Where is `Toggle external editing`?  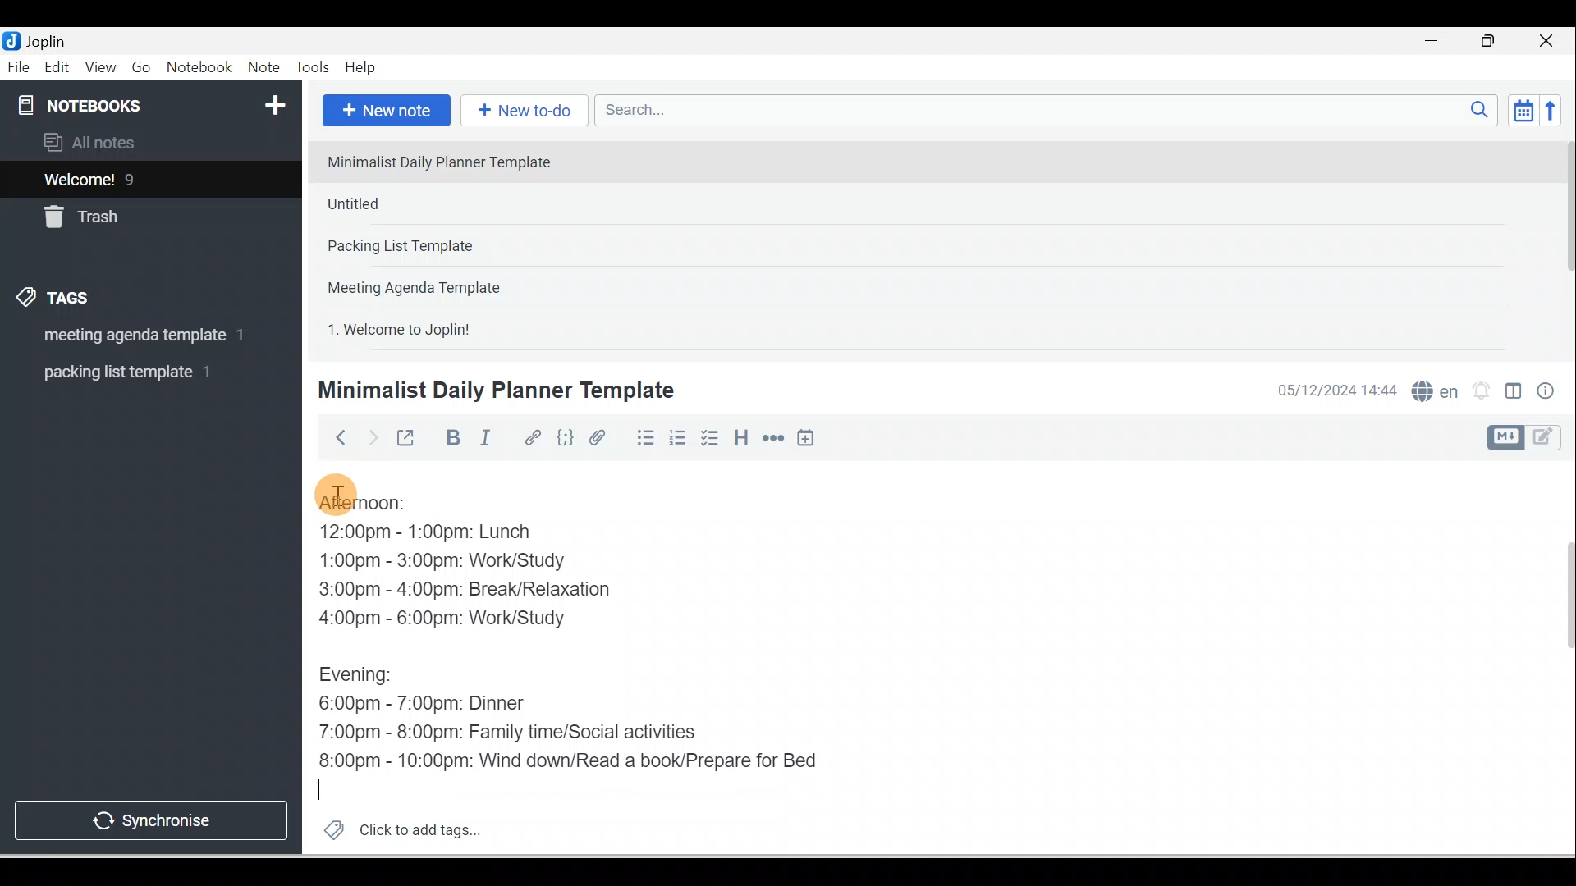 Toggle external editing is located at coordinates (408, 441).